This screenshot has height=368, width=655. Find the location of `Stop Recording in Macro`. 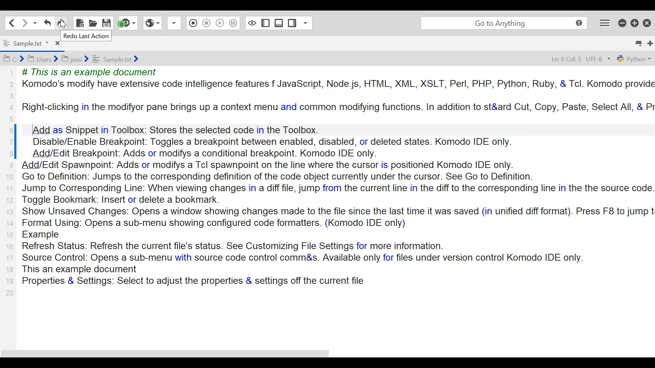

Stop Recording in Macro is located at coordinates (206, 23).